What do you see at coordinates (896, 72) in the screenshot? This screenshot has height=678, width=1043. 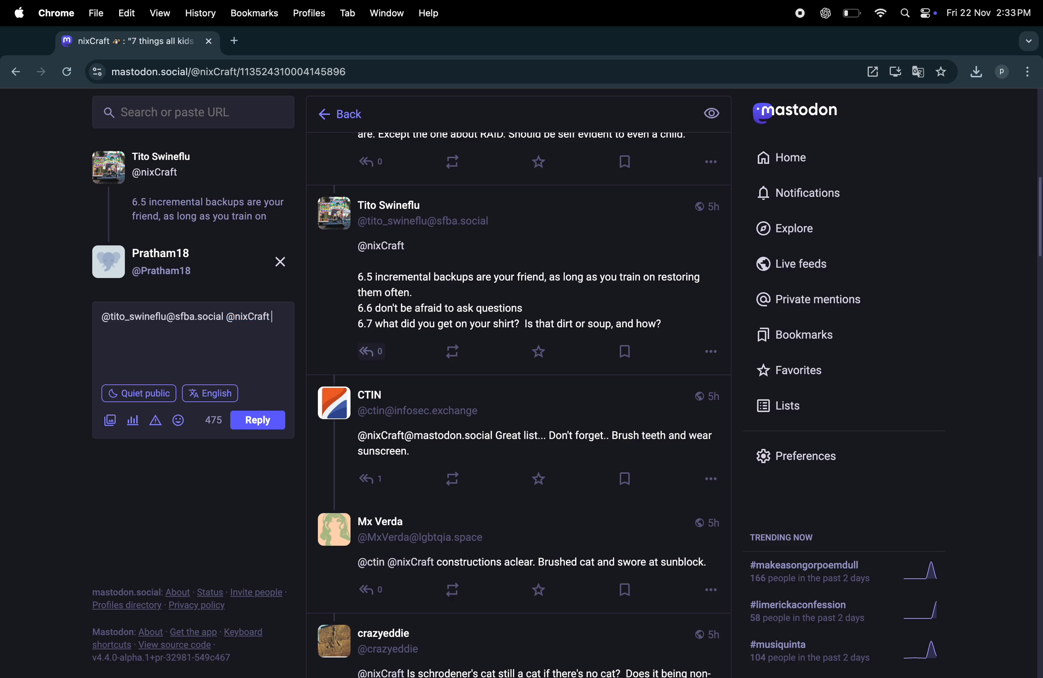 I see `download` at bounding box center [896, 72].